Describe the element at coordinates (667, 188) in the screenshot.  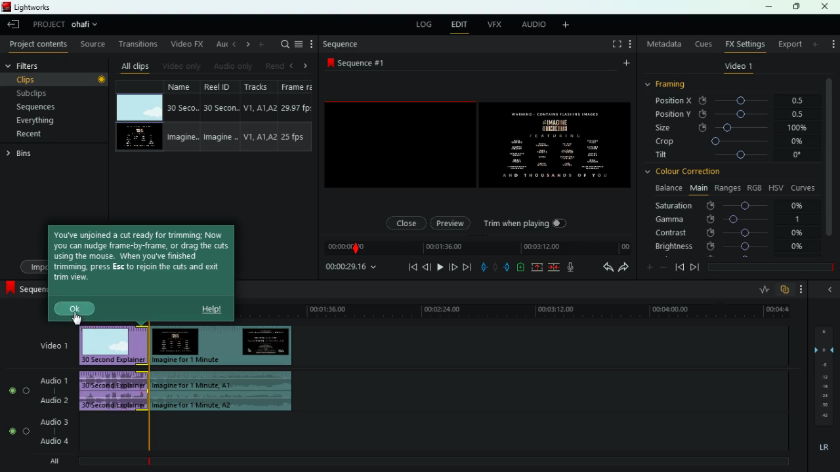
I see `balance` at that location.